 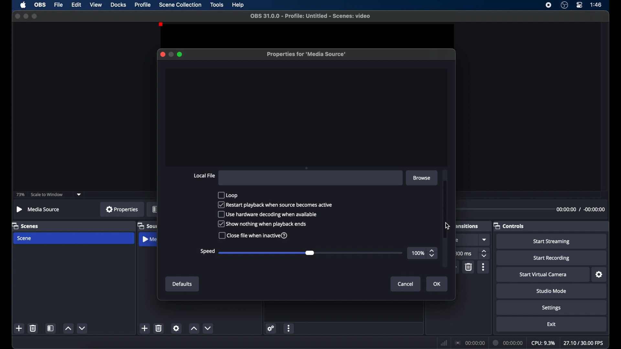 I want to click on stepper buttons, so click(x=432, y=254).